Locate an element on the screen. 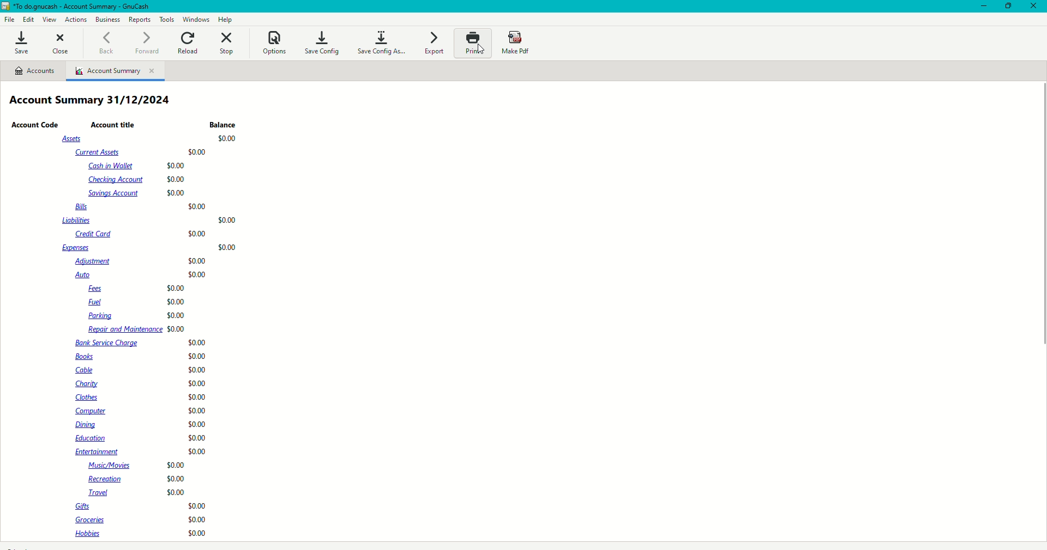 Image resolution: width=1047 pixels, height=550 pixels. Back is located at coordinates (104, 42).